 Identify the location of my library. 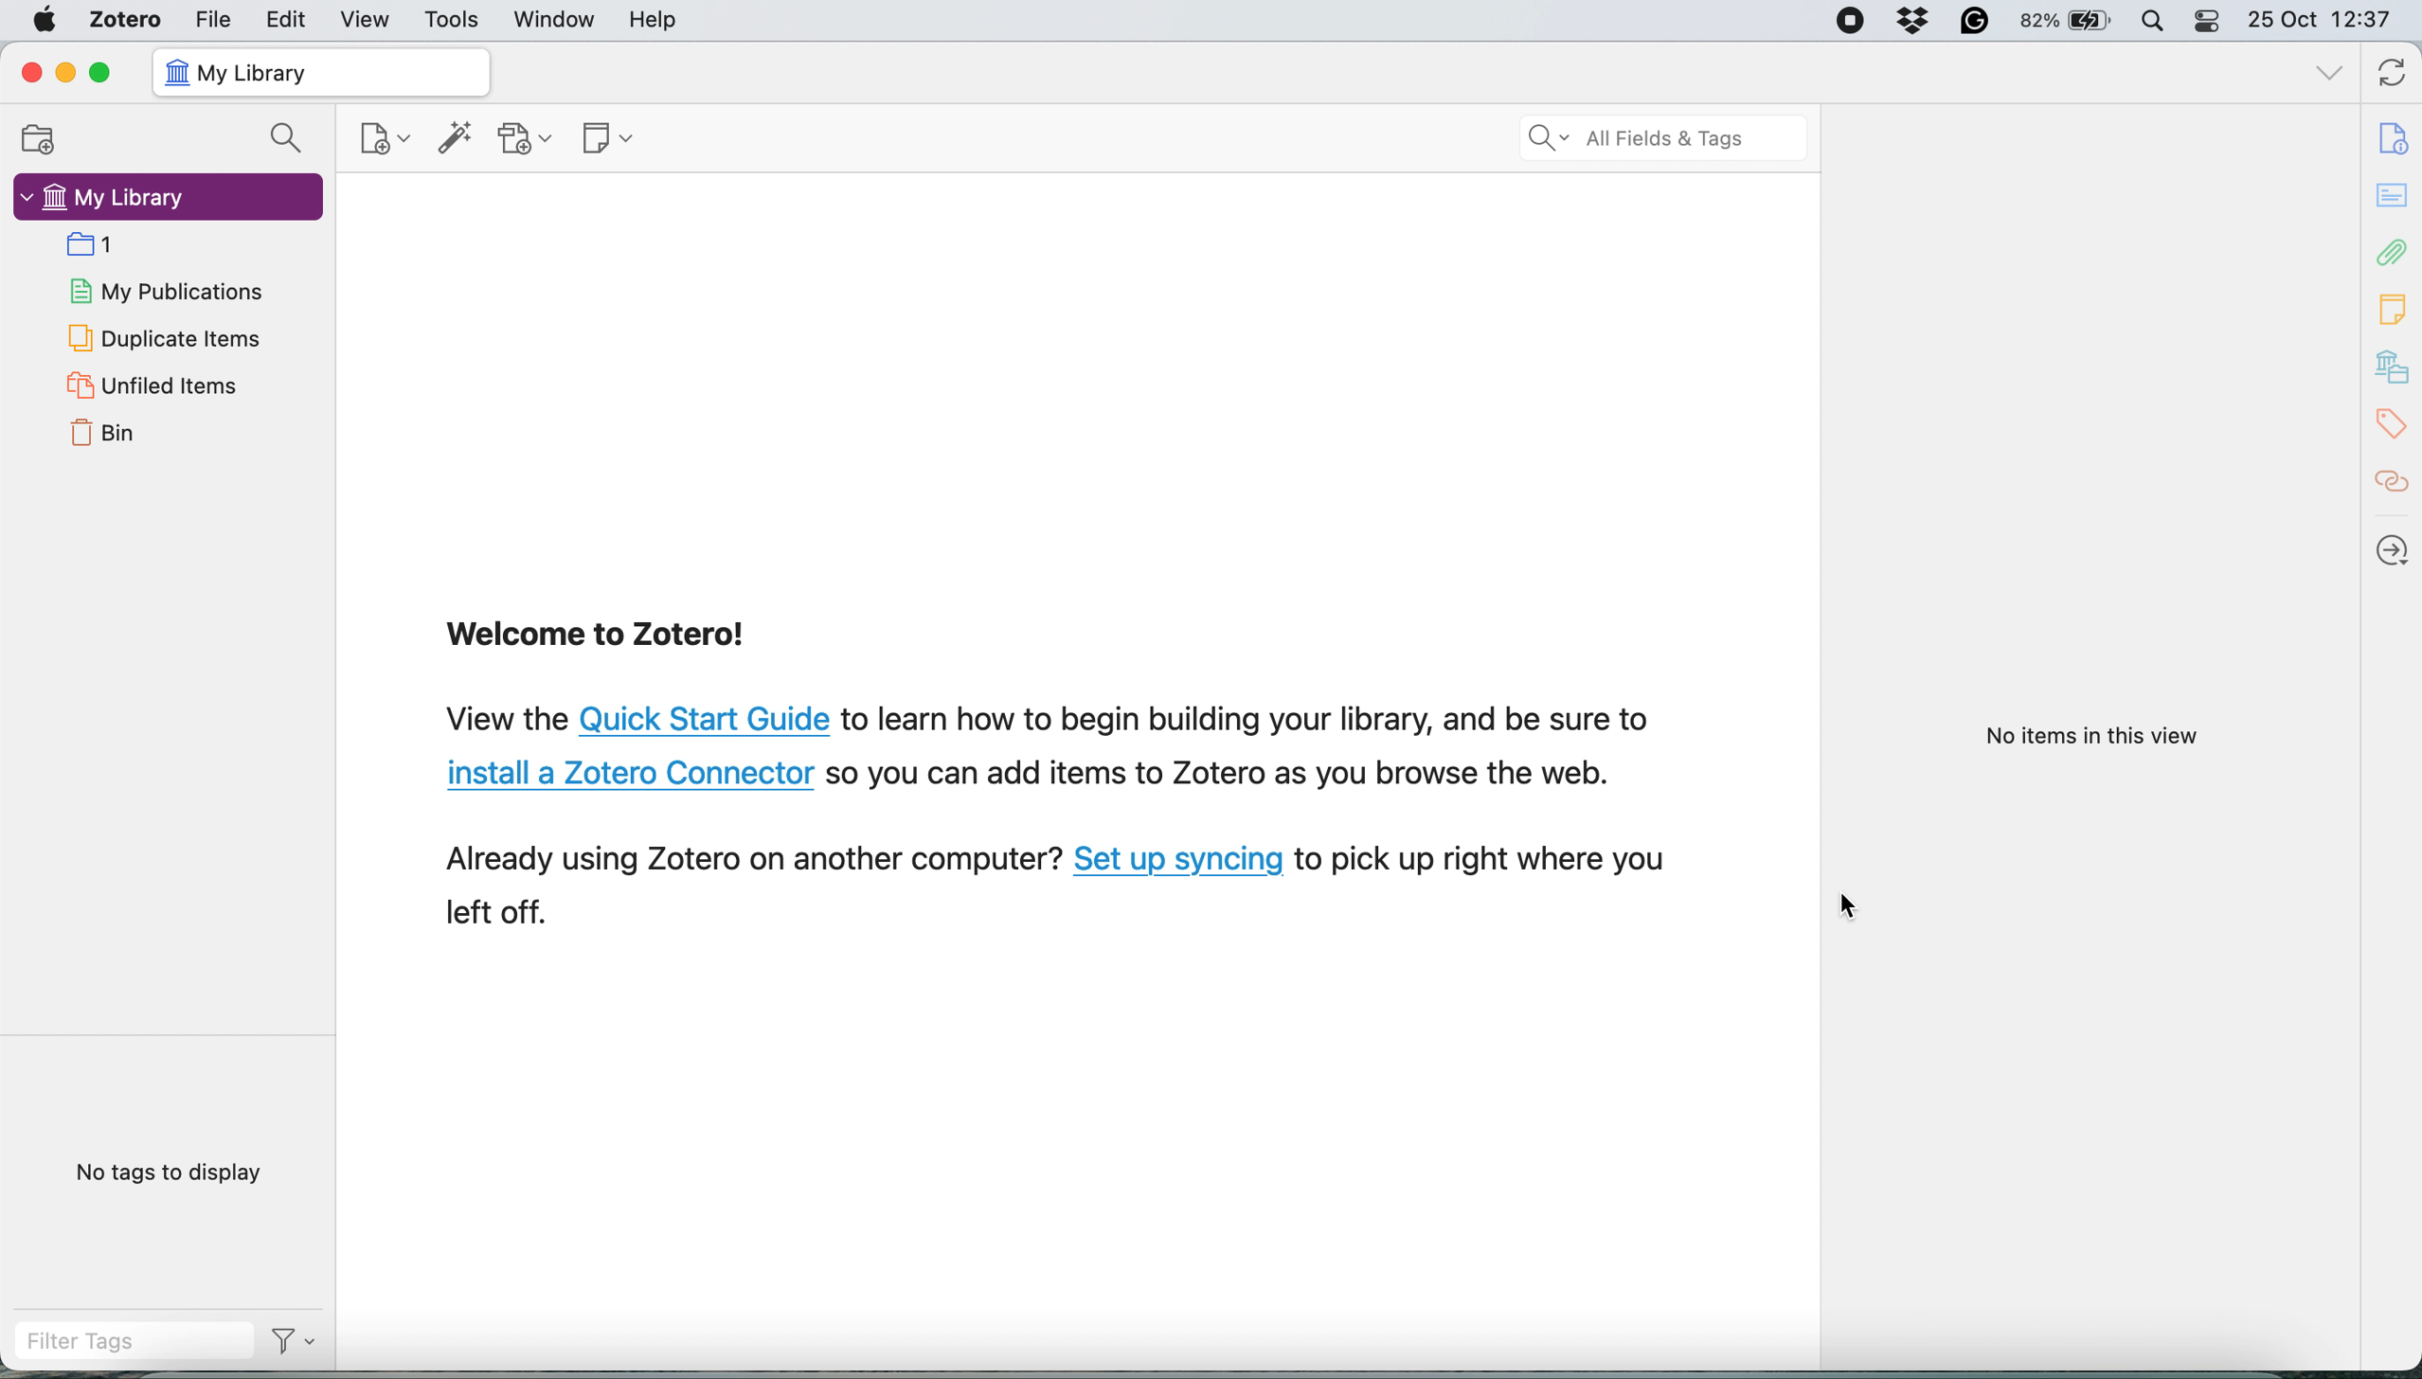
(105, 198).